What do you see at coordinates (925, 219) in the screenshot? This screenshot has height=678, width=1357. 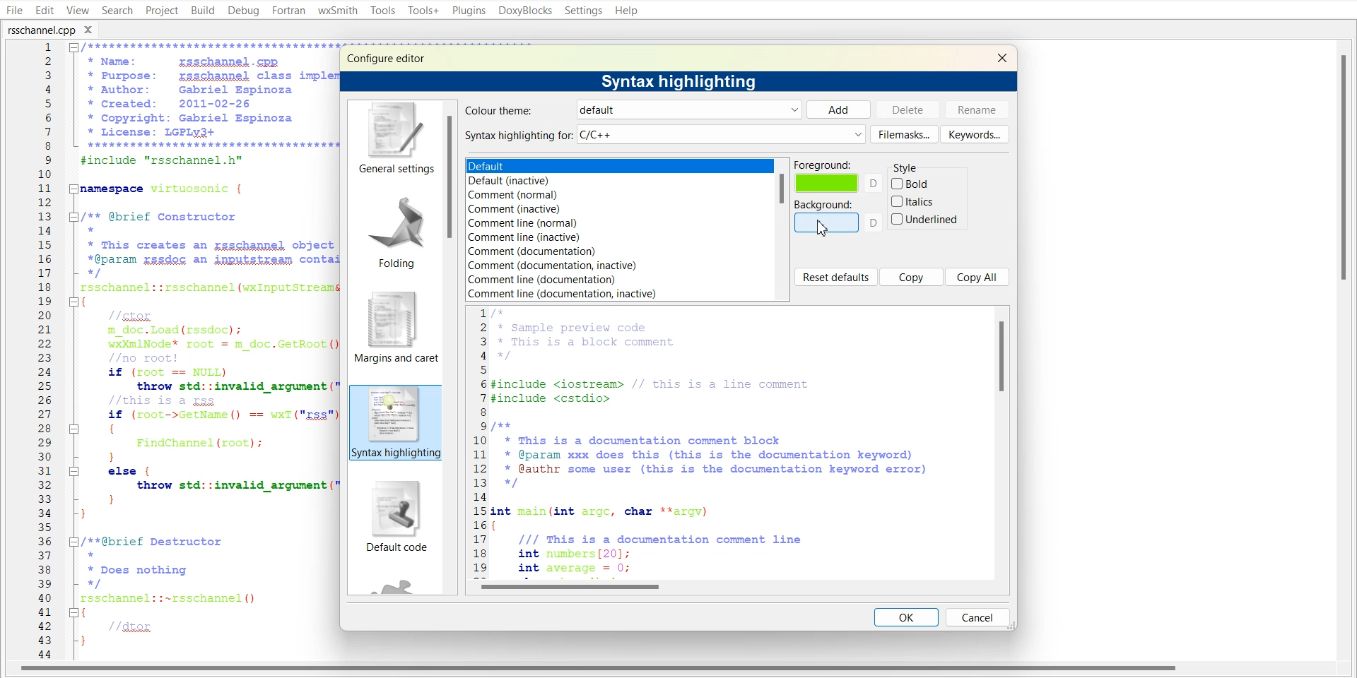 I see `Underlined` at bounding box center [925, 219].